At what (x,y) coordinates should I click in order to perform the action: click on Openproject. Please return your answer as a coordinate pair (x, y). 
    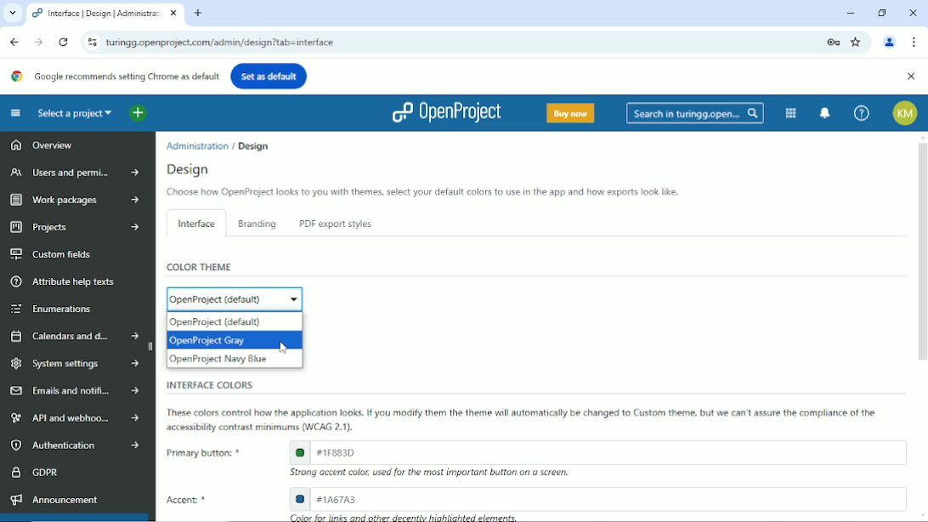
    Looking at the image, I should click on (445, 112).